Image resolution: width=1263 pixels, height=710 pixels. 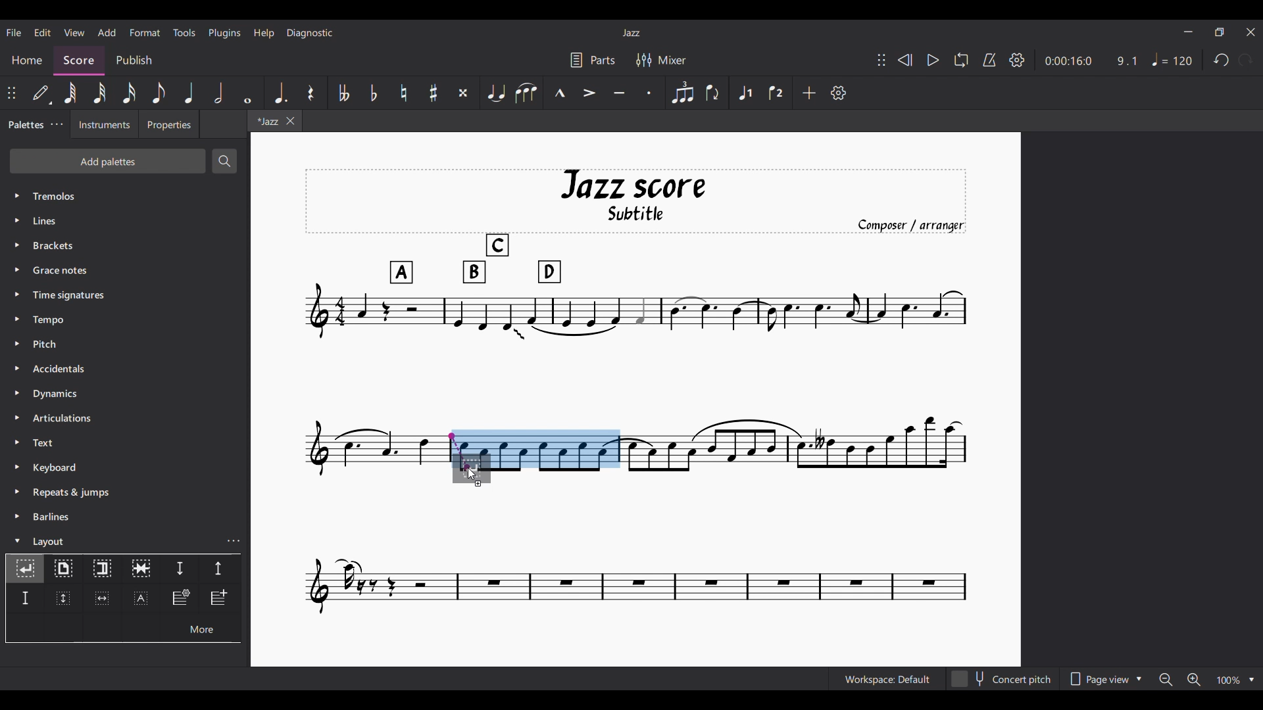 I want to click on Add, so click(x=808, y=93).